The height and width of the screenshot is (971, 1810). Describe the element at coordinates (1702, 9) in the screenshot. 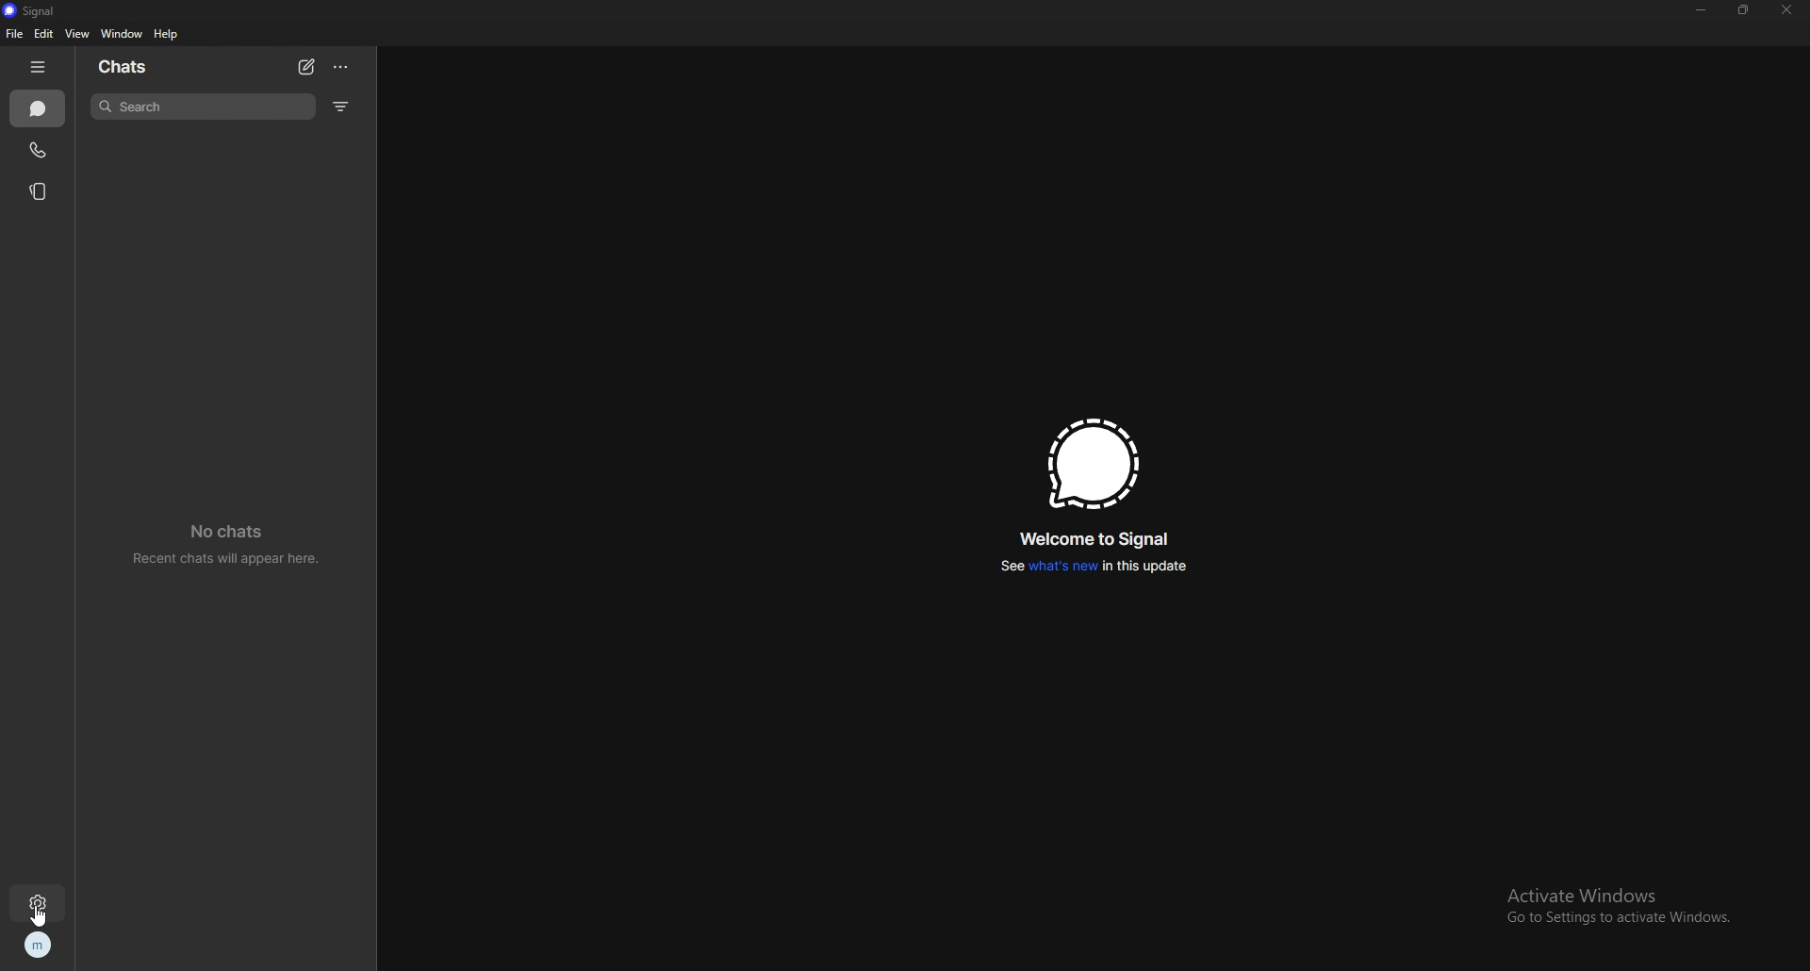

I see `minimize` at that location.